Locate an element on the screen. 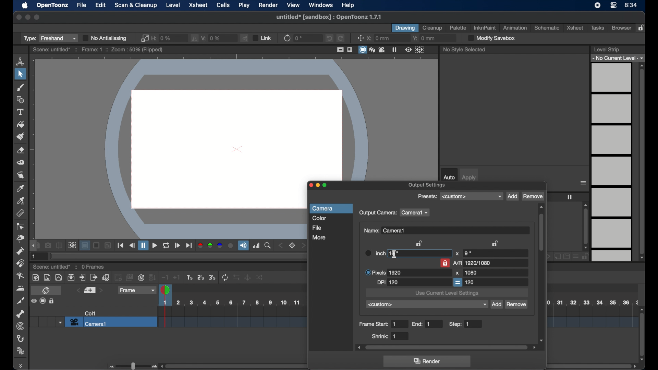   is located at coordinates (213, 277).